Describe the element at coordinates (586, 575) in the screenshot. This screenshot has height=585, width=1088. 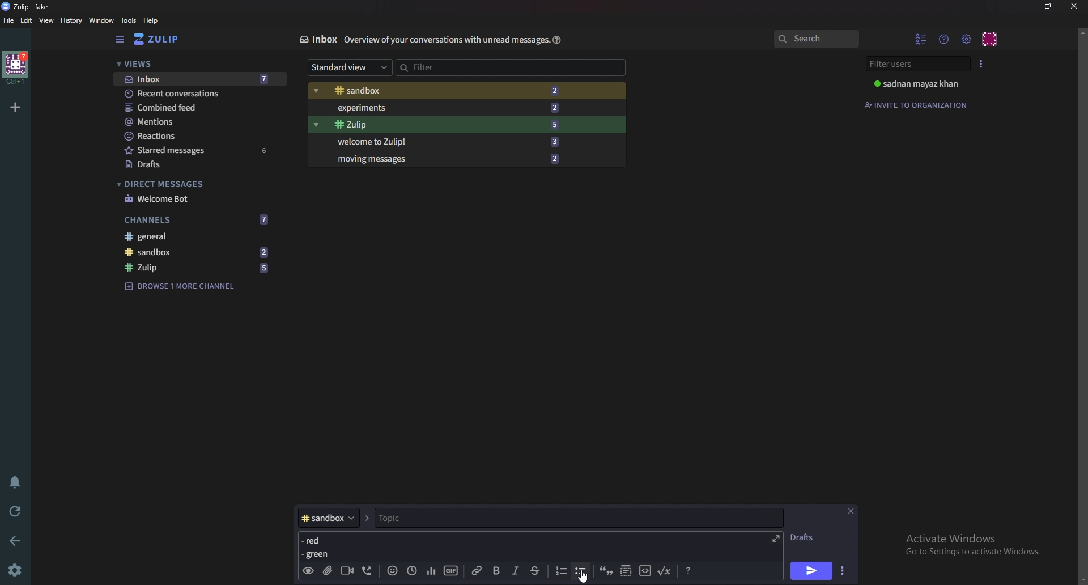
I see `Cursor` at that location.